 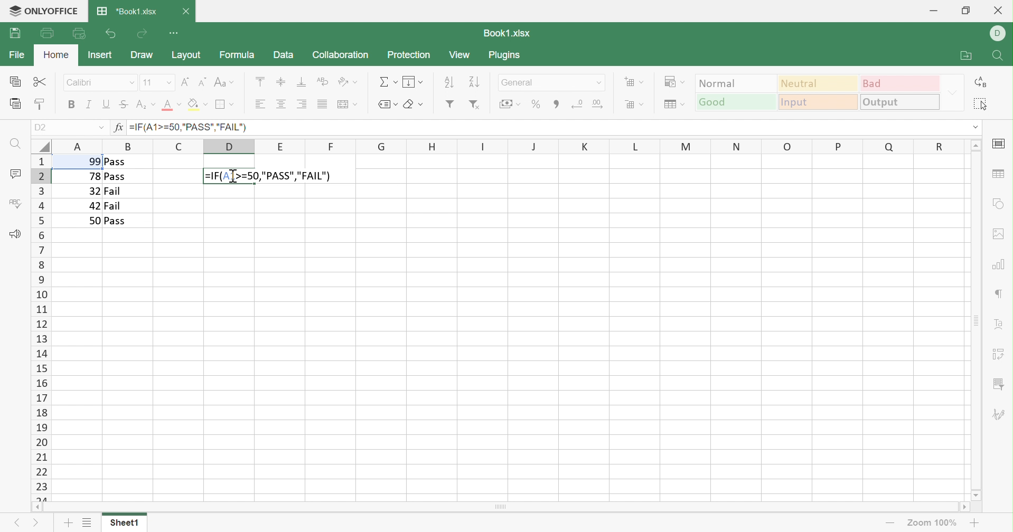 I want to click on Collaboration, so click(x=340, y=56).